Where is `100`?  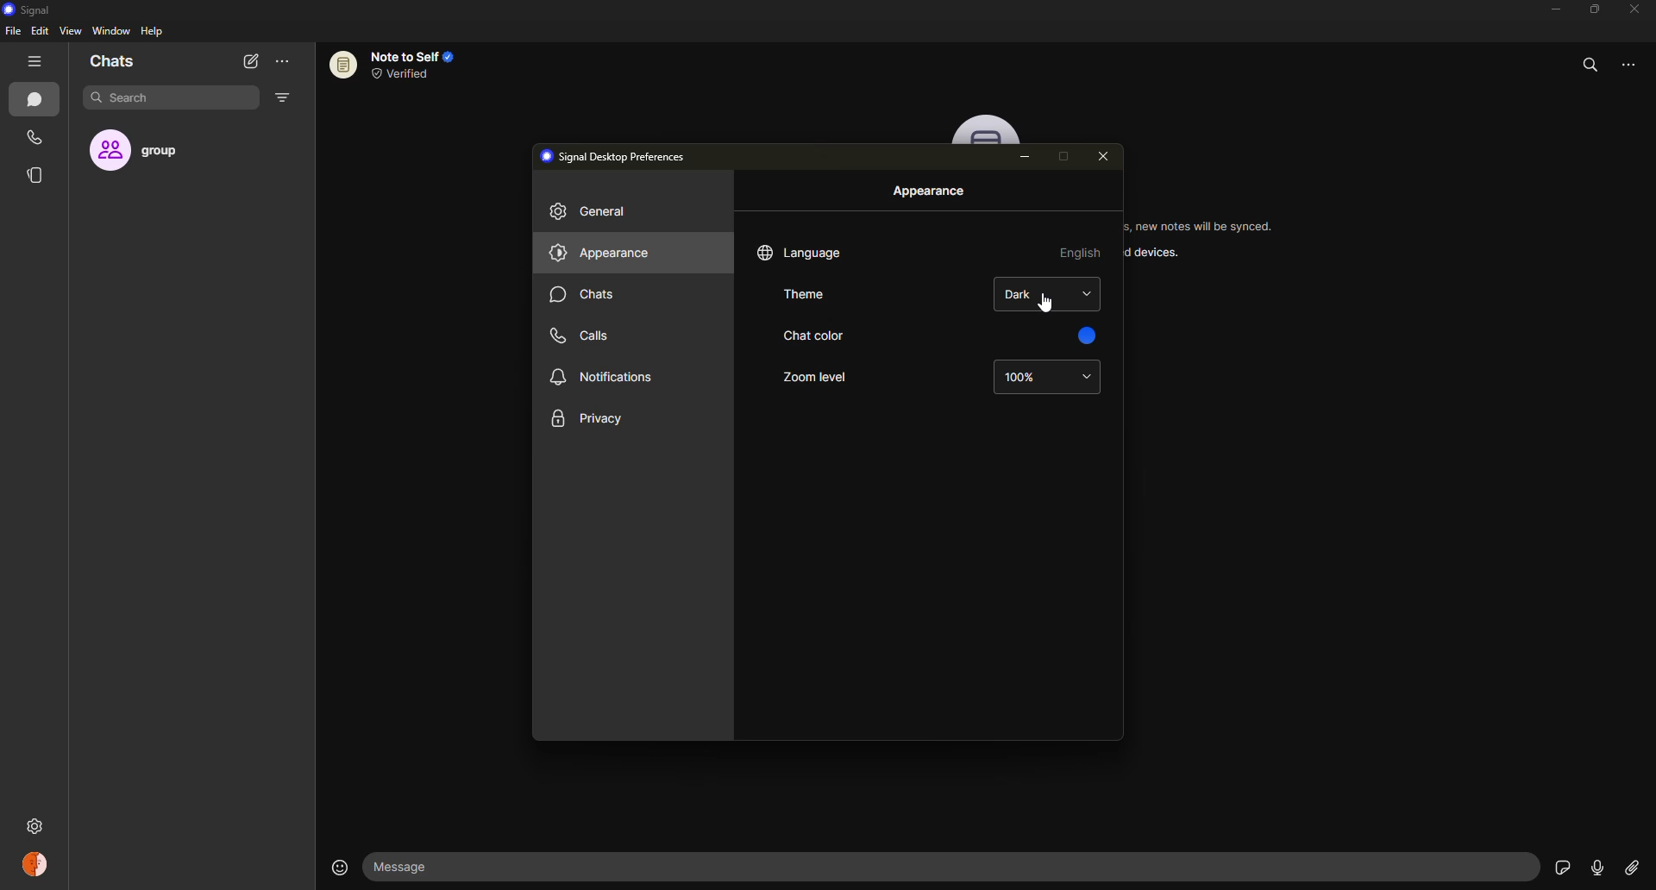 100 is located at coordinates (1020, 376).